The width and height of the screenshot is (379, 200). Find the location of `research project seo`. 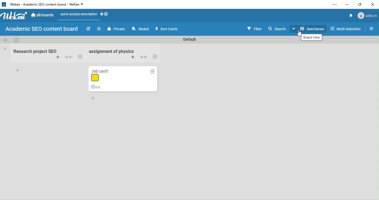

research project seo is located at coordinates (34, 50).